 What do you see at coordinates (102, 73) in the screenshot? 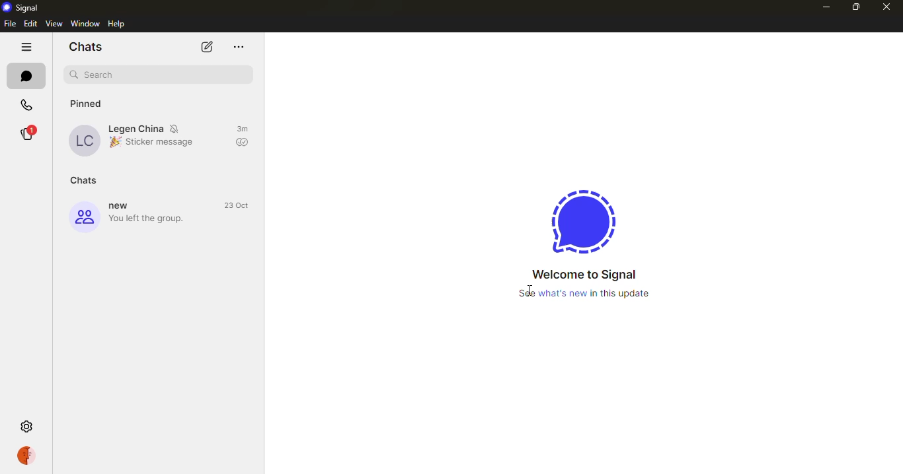
I see `search` at bounding box center [102, 73].